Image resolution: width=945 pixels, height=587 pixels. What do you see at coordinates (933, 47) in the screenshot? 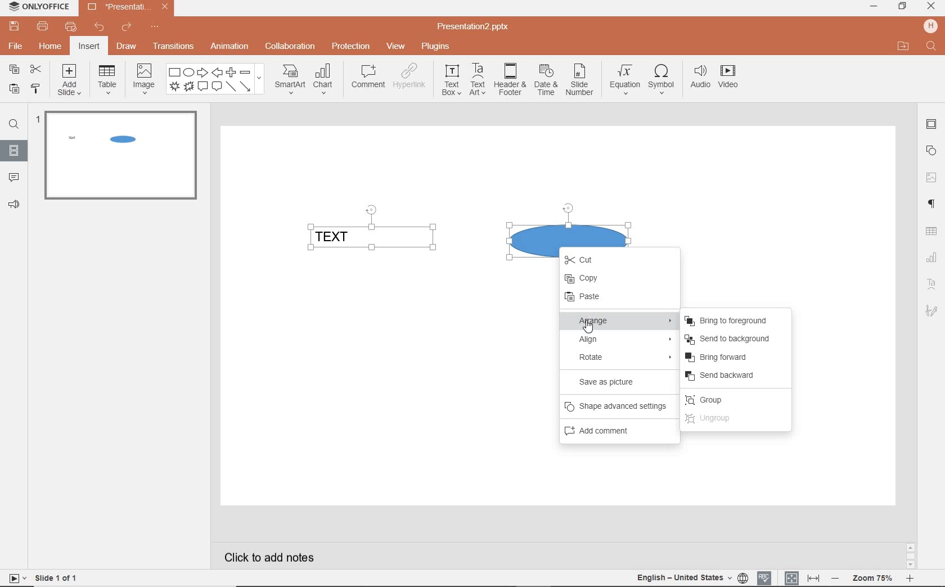
I see `FIND` at bounding box center [933, 47].